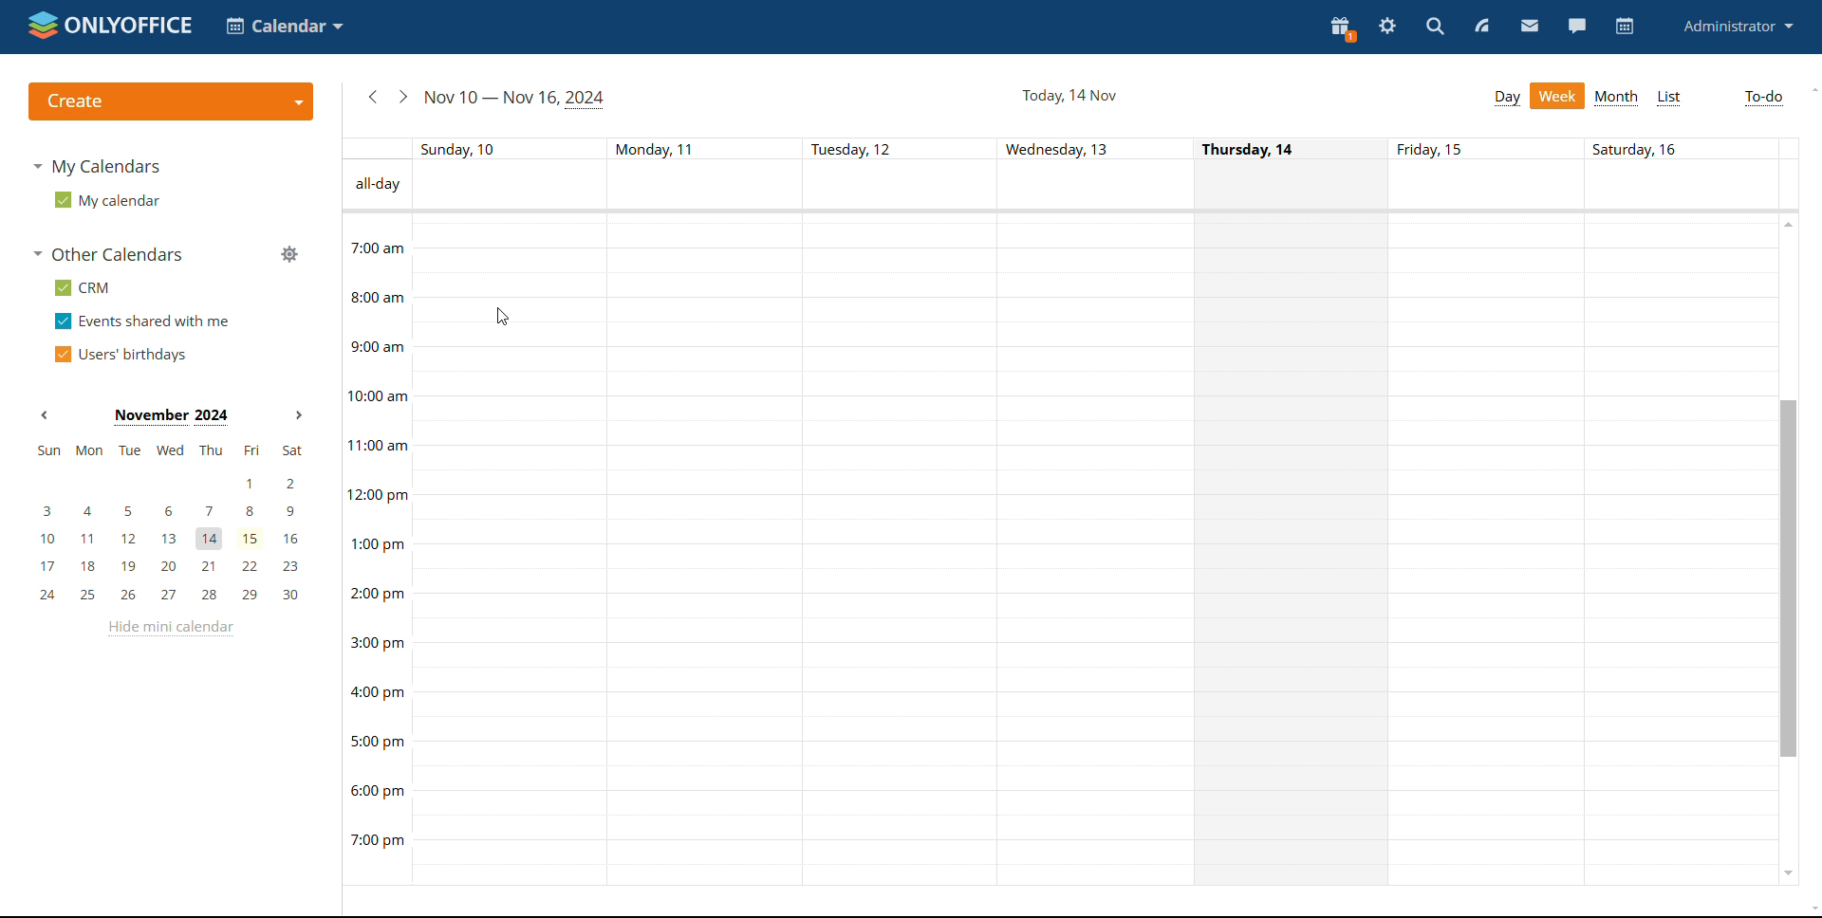 The height and width of the screenshot is (918, 1822). What do you see at coordinates (511, 309) in the screenshot?
I see `30 min time block of a day` at bounding box center [511, 309].